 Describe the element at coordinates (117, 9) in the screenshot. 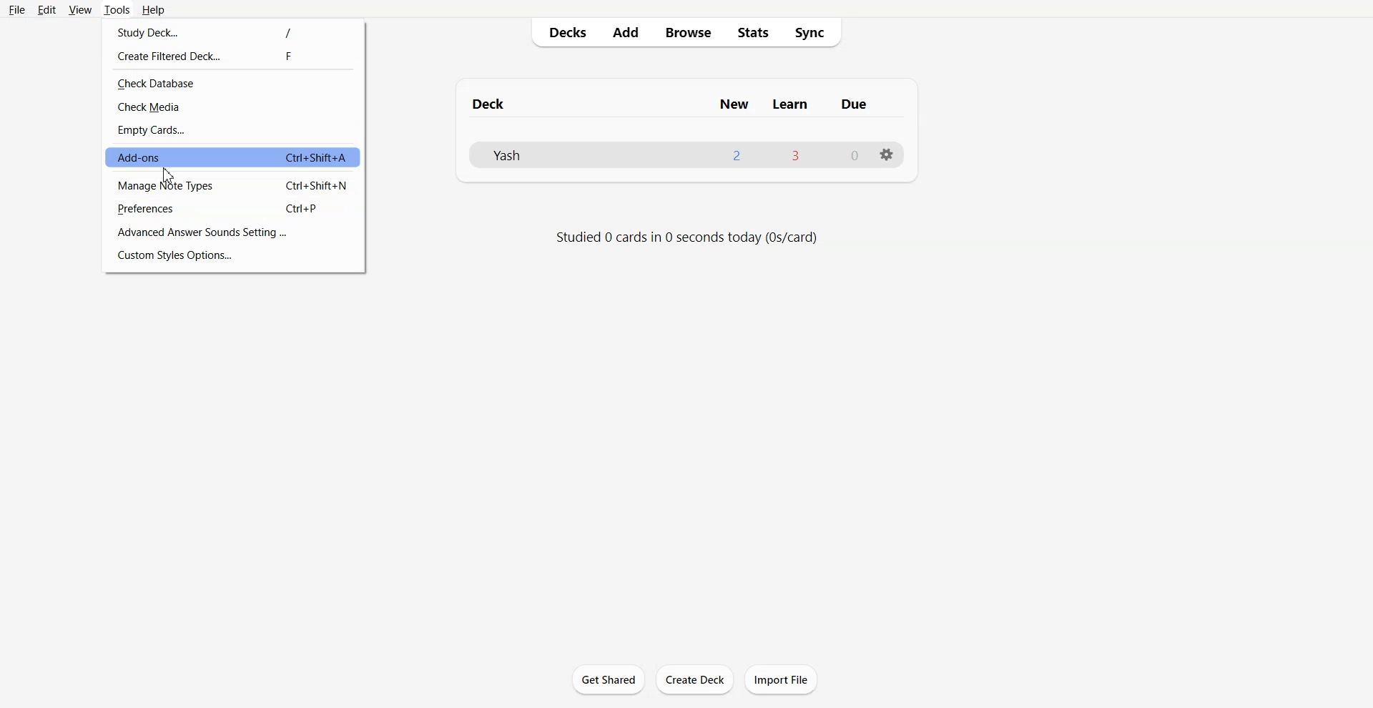

I see `Tools` at that location.